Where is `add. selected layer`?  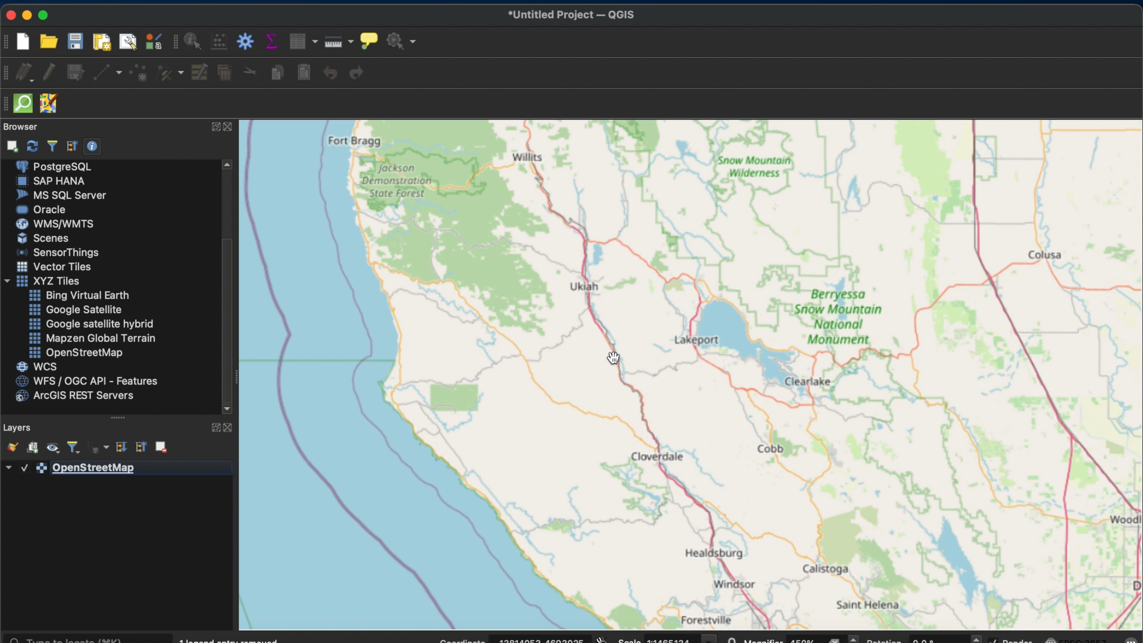
add. selected layer is located at coordinates (10, 145).